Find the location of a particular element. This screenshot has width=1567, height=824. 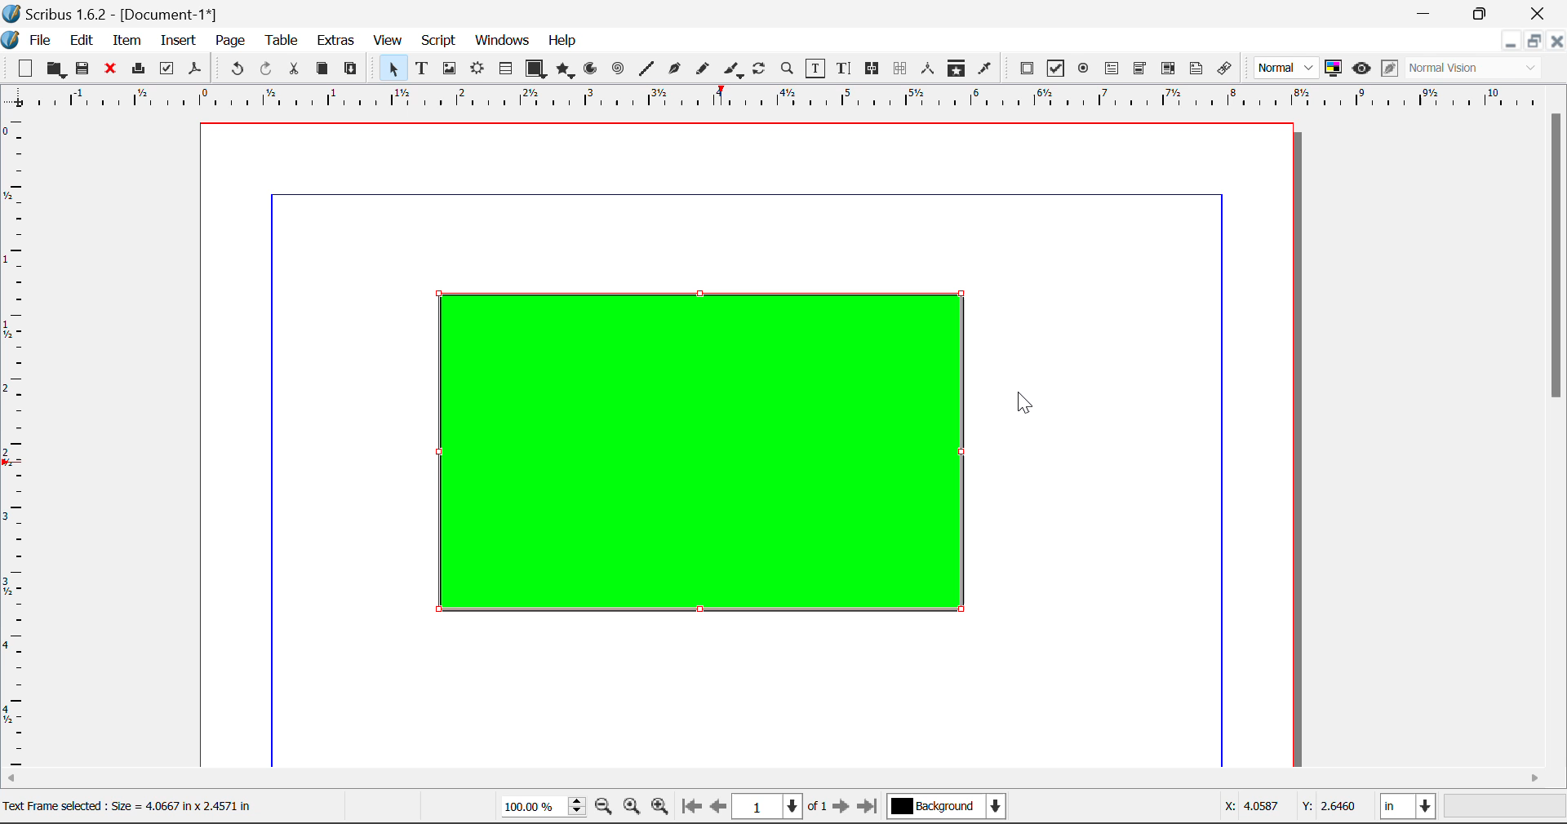

Cursor Coordinates is located at coordinates (1292, 808).